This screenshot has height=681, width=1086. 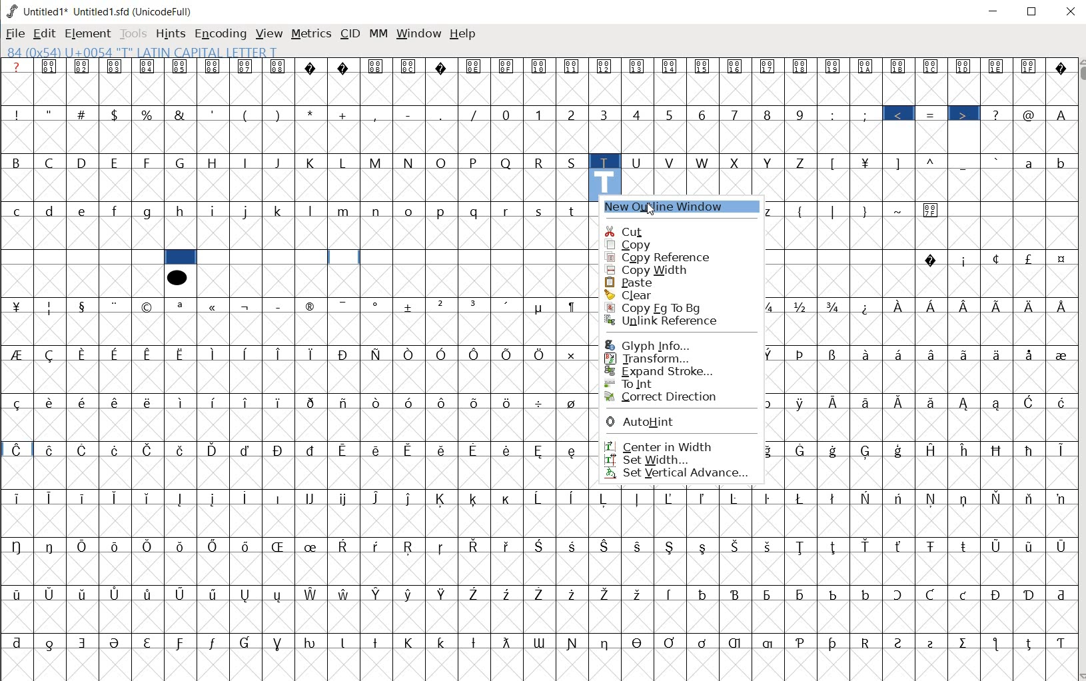 I want to click on Expand Stroke, so click(x=662, y=370).